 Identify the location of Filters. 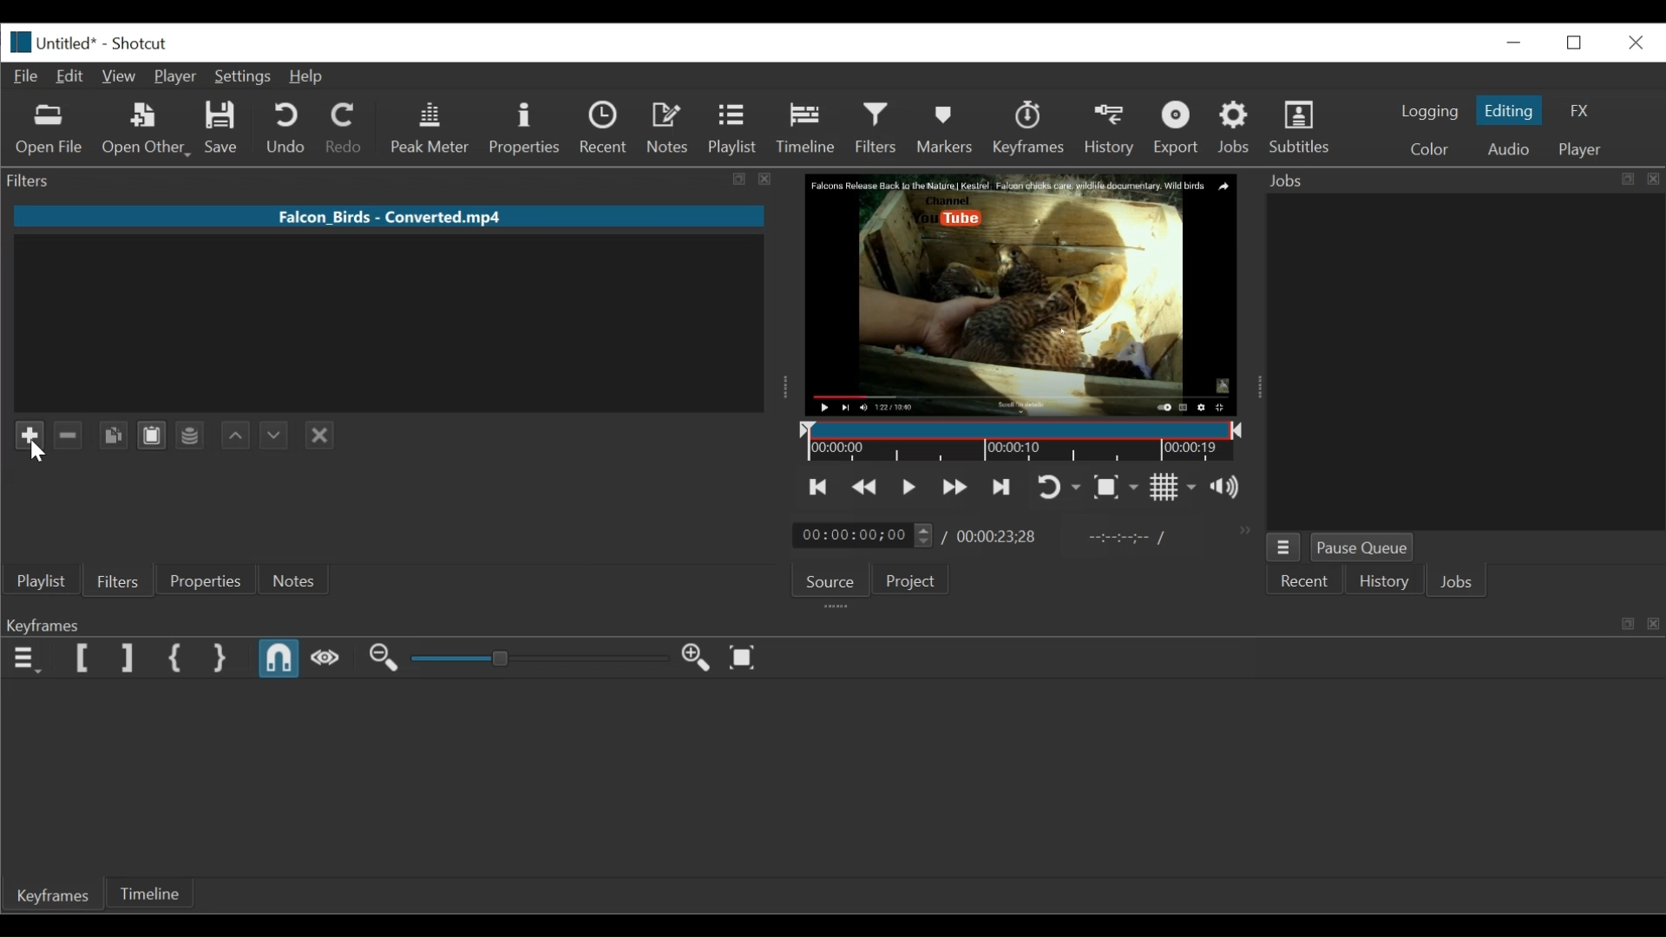
(876, 130).